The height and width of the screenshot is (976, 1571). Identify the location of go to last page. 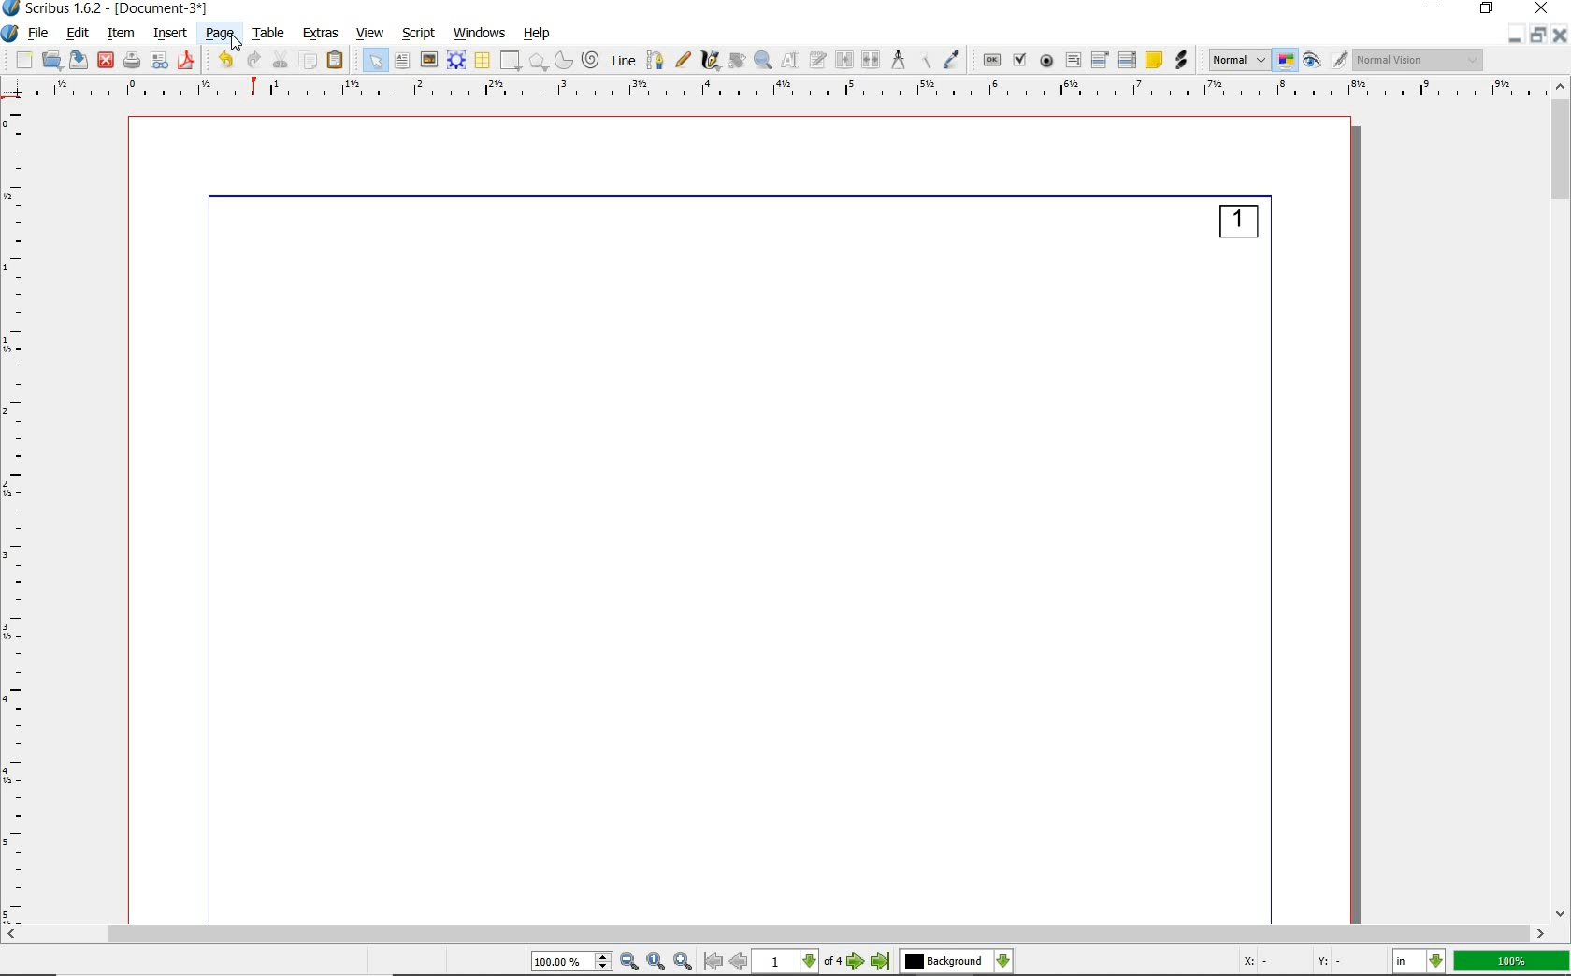
(881, 963).